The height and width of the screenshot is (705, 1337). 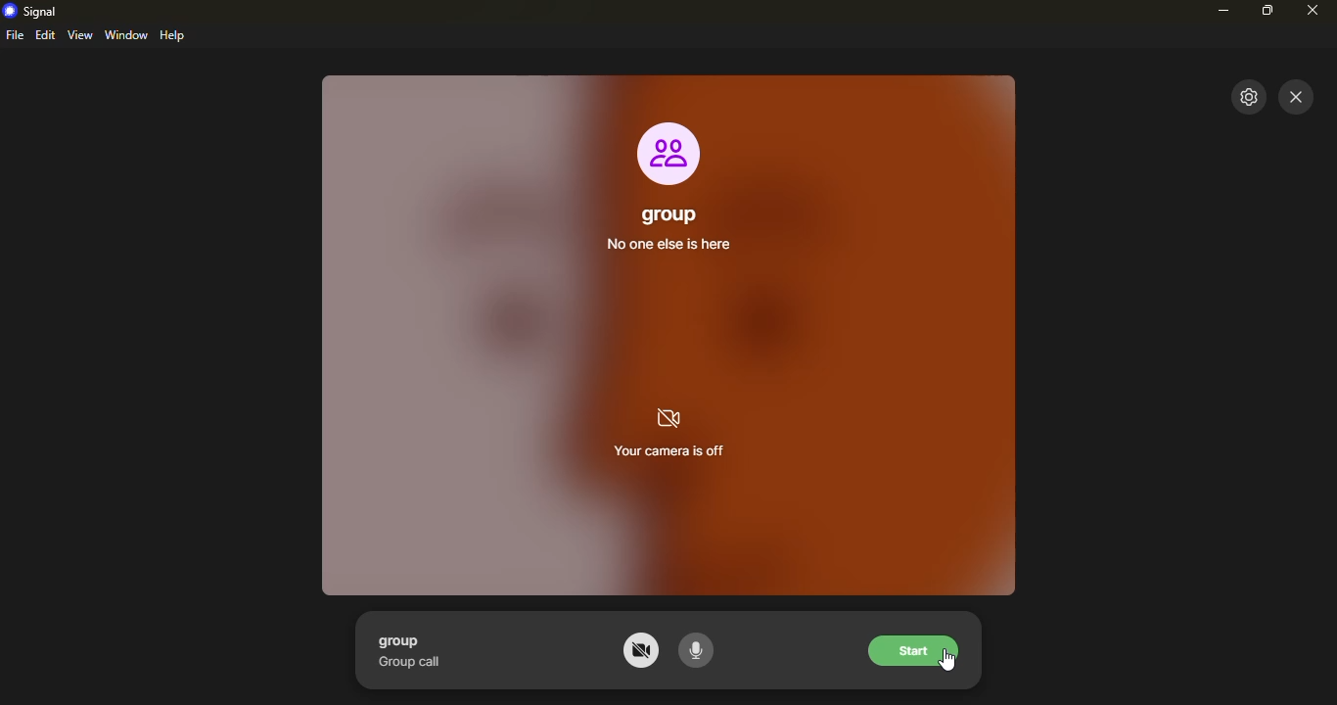 What do you see at coordinates (81, 35) in the screenshot?
I see `view` at bounding box center [81, 35].